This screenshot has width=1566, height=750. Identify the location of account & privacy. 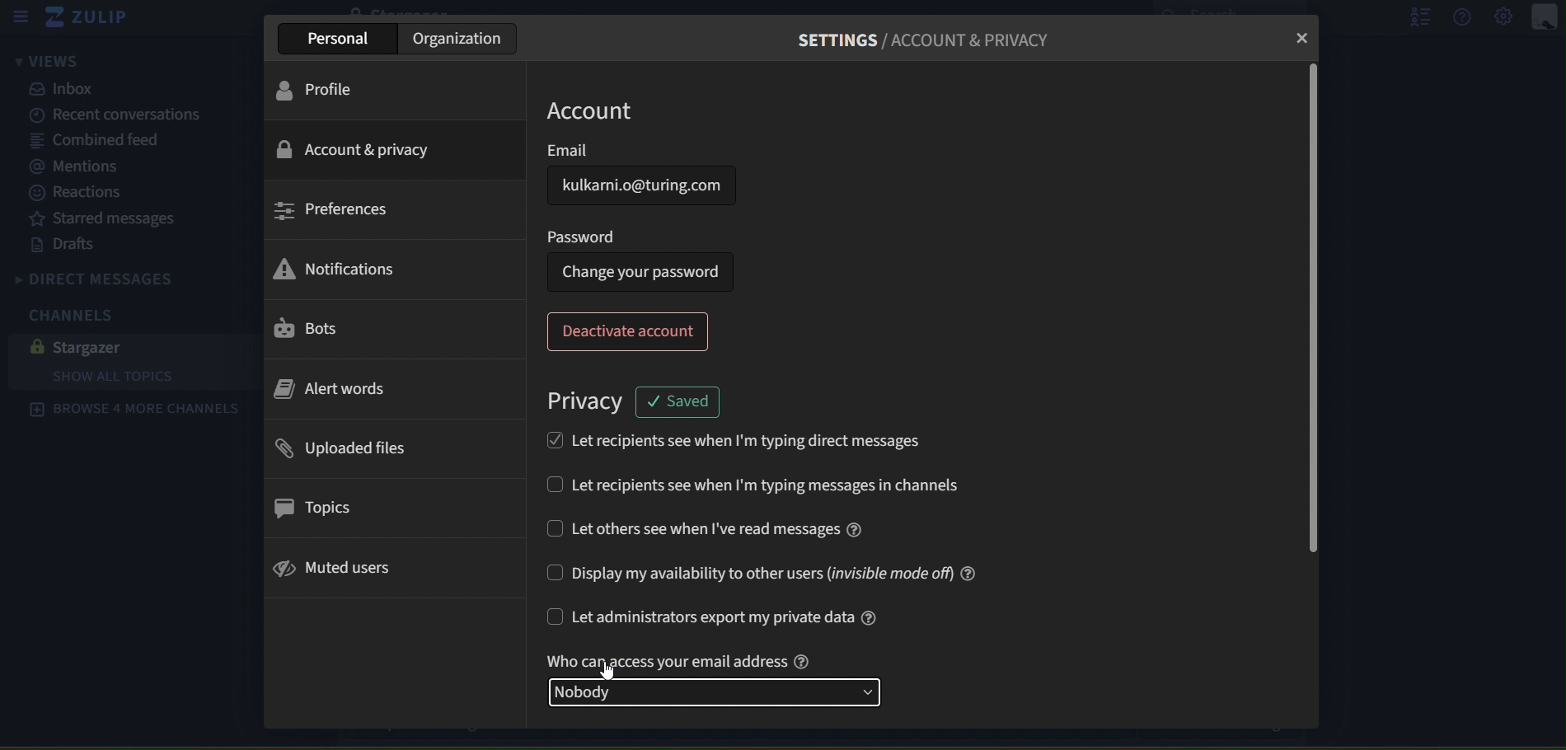
(355, 151).